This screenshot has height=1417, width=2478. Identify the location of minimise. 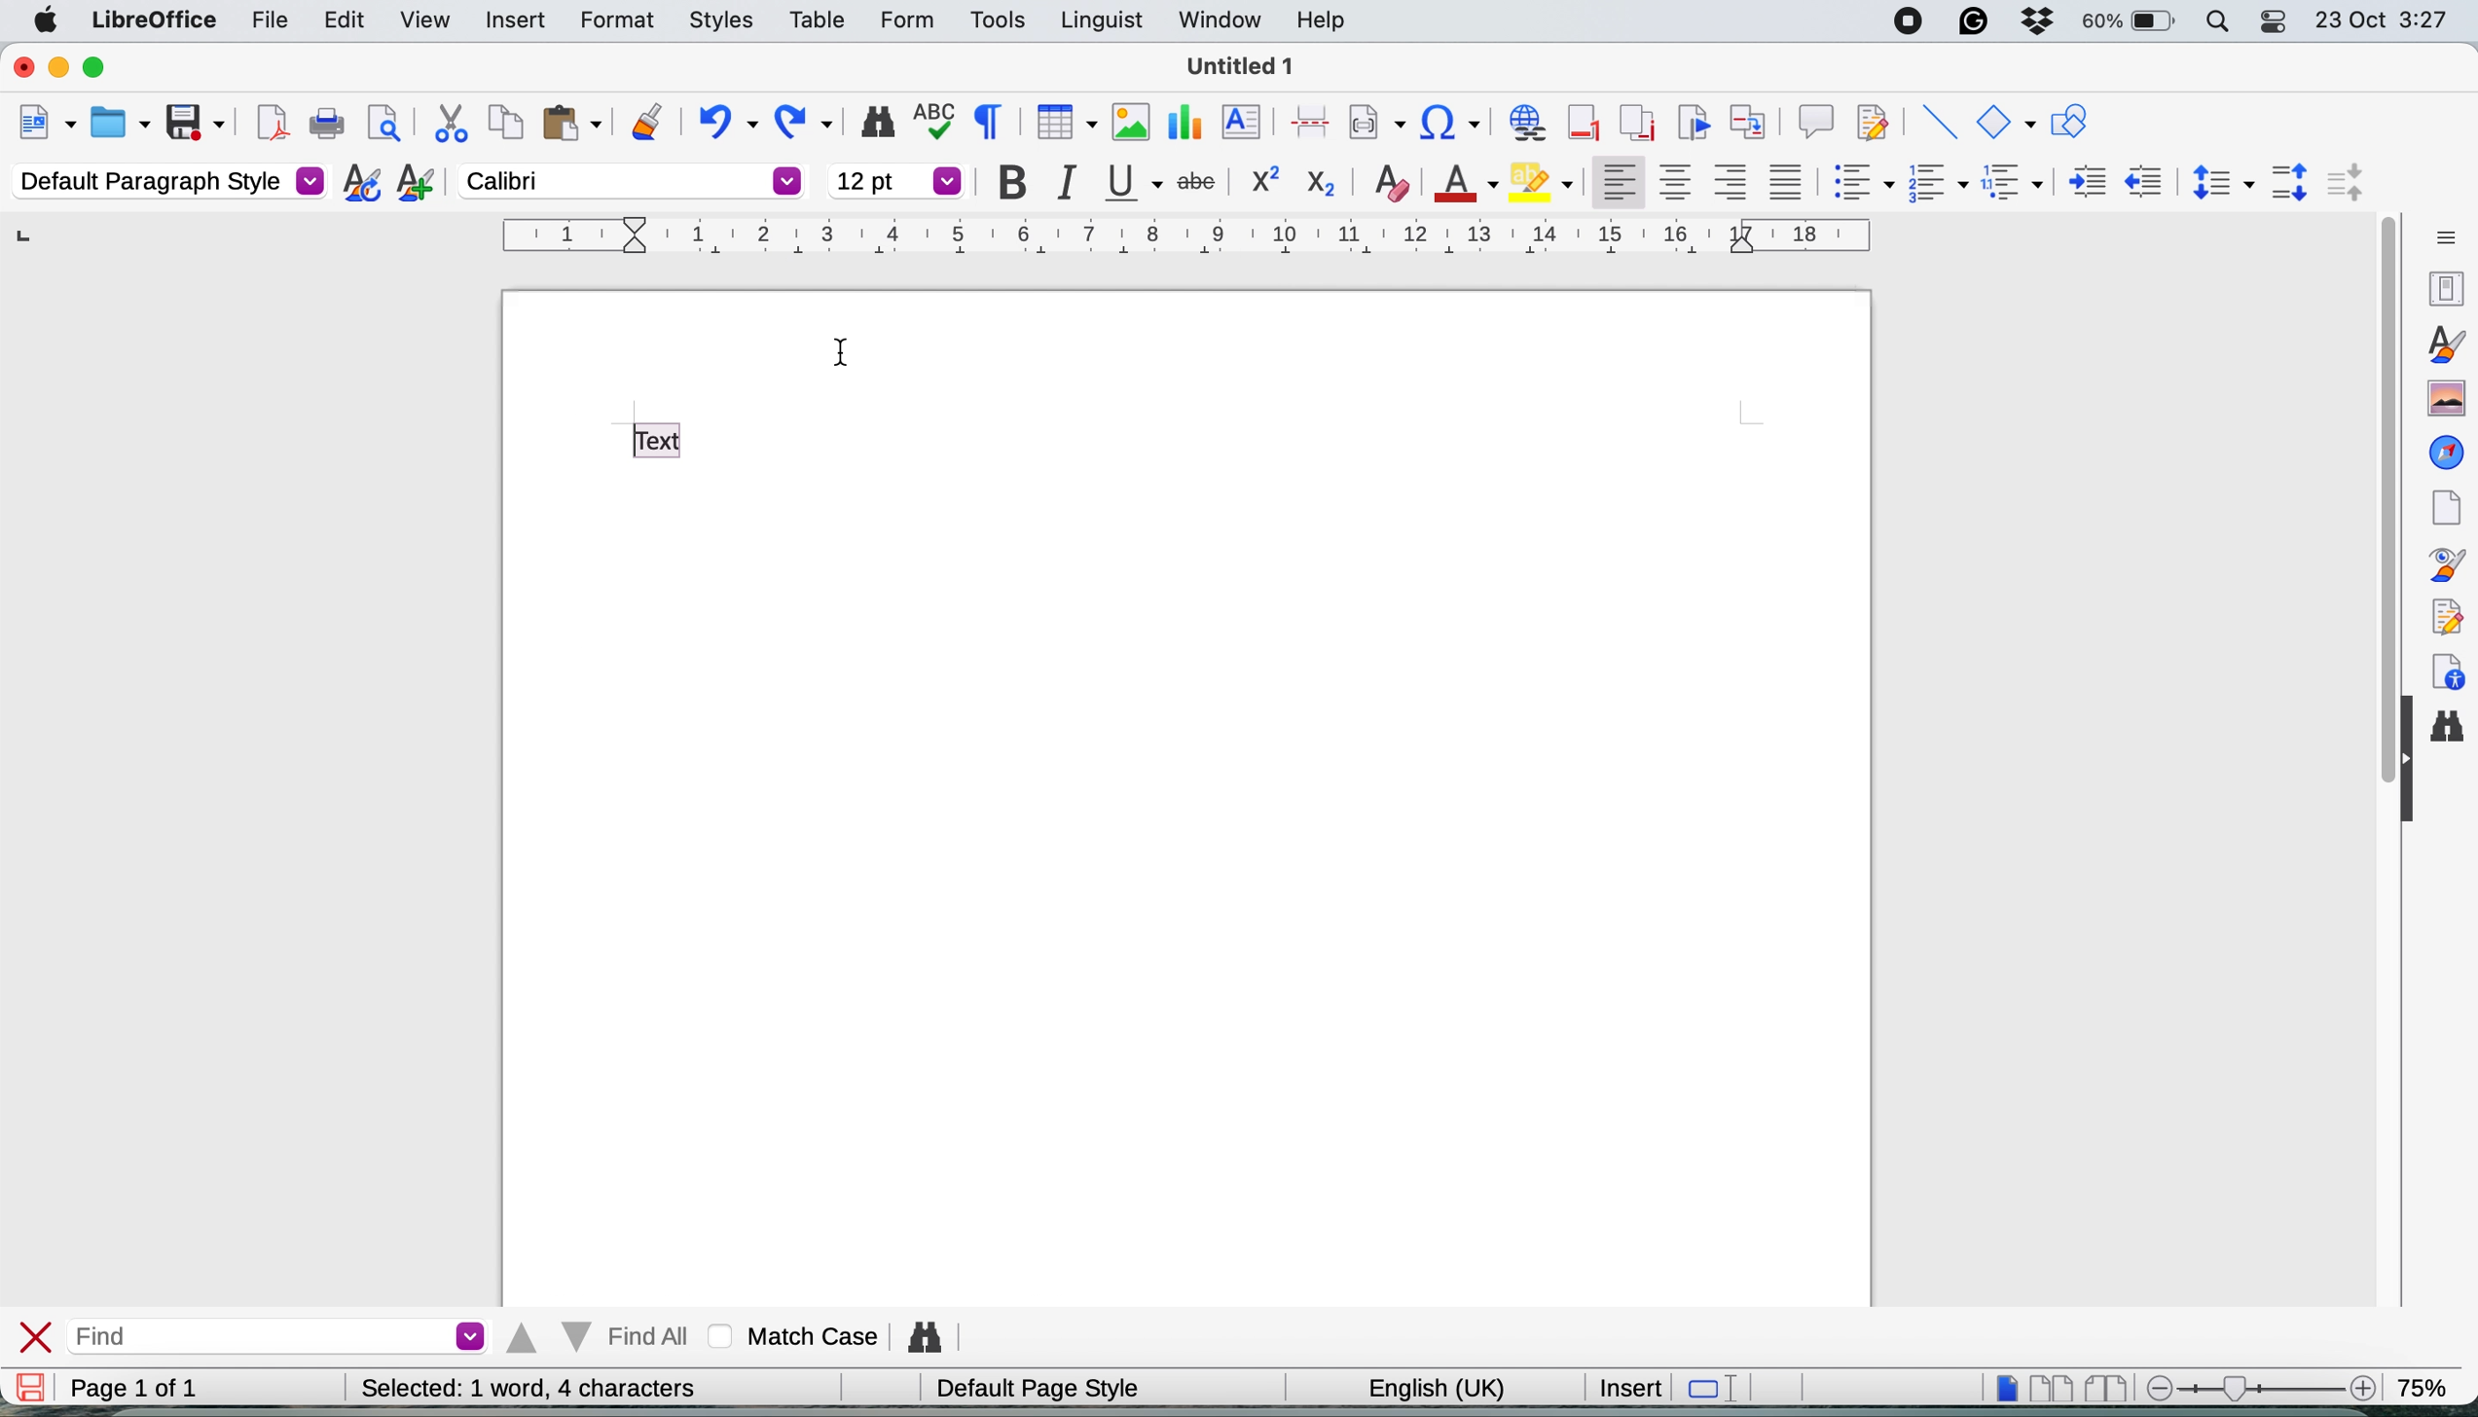
(55, 67).